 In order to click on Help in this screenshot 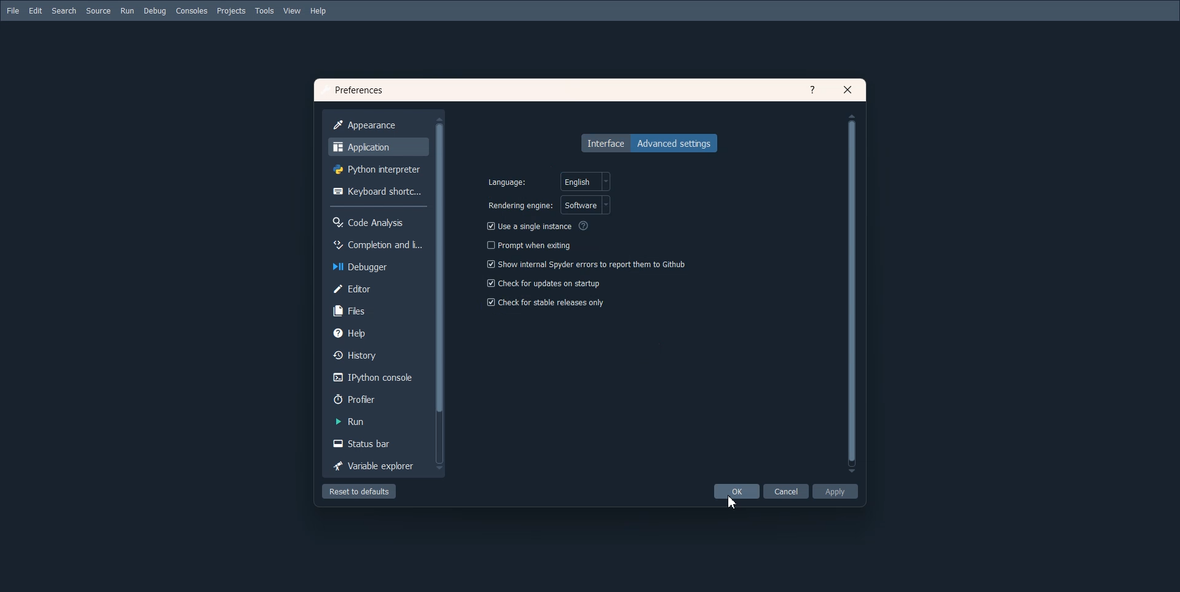, I will do `click(813, 89)`.